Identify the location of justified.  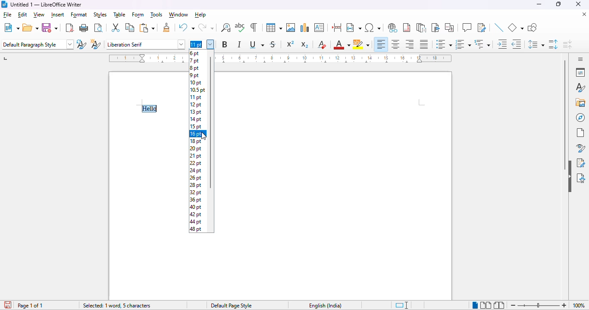
(424, 44).